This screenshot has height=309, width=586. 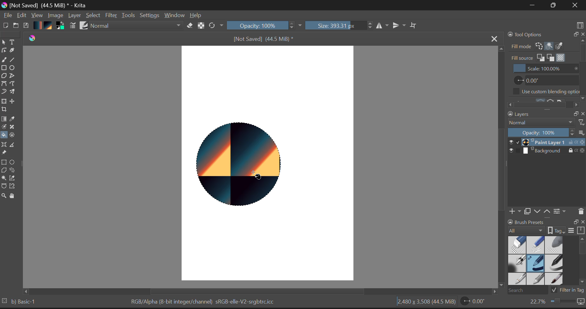 What do you see at coordinates (13, 77) in the screenshot?
I see `Polyline` at bounding box center [13, 77].